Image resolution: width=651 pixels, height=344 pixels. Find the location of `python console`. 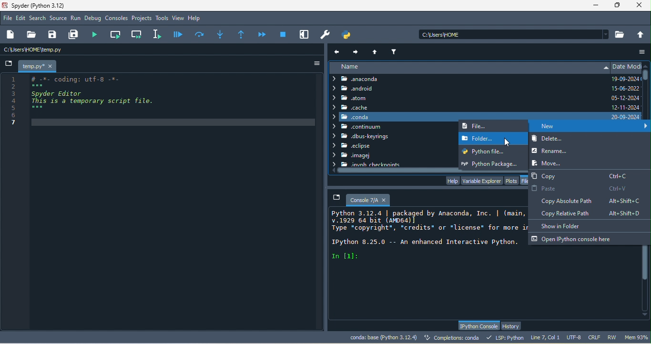

python console is located at coordinates (478, 326).